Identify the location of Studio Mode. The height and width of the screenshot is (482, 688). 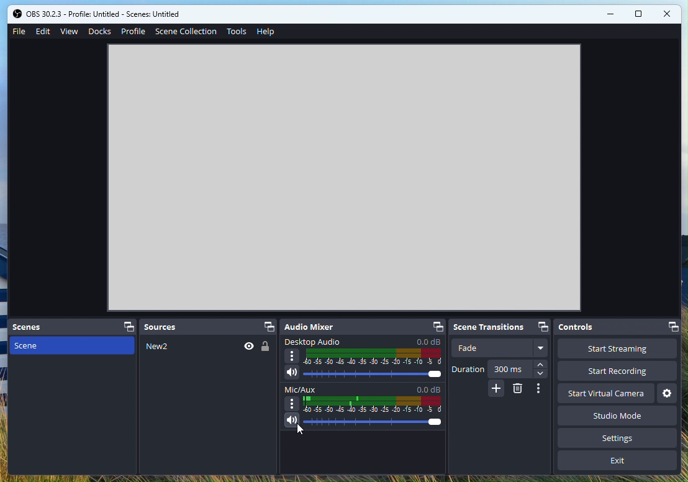
(615, 416).